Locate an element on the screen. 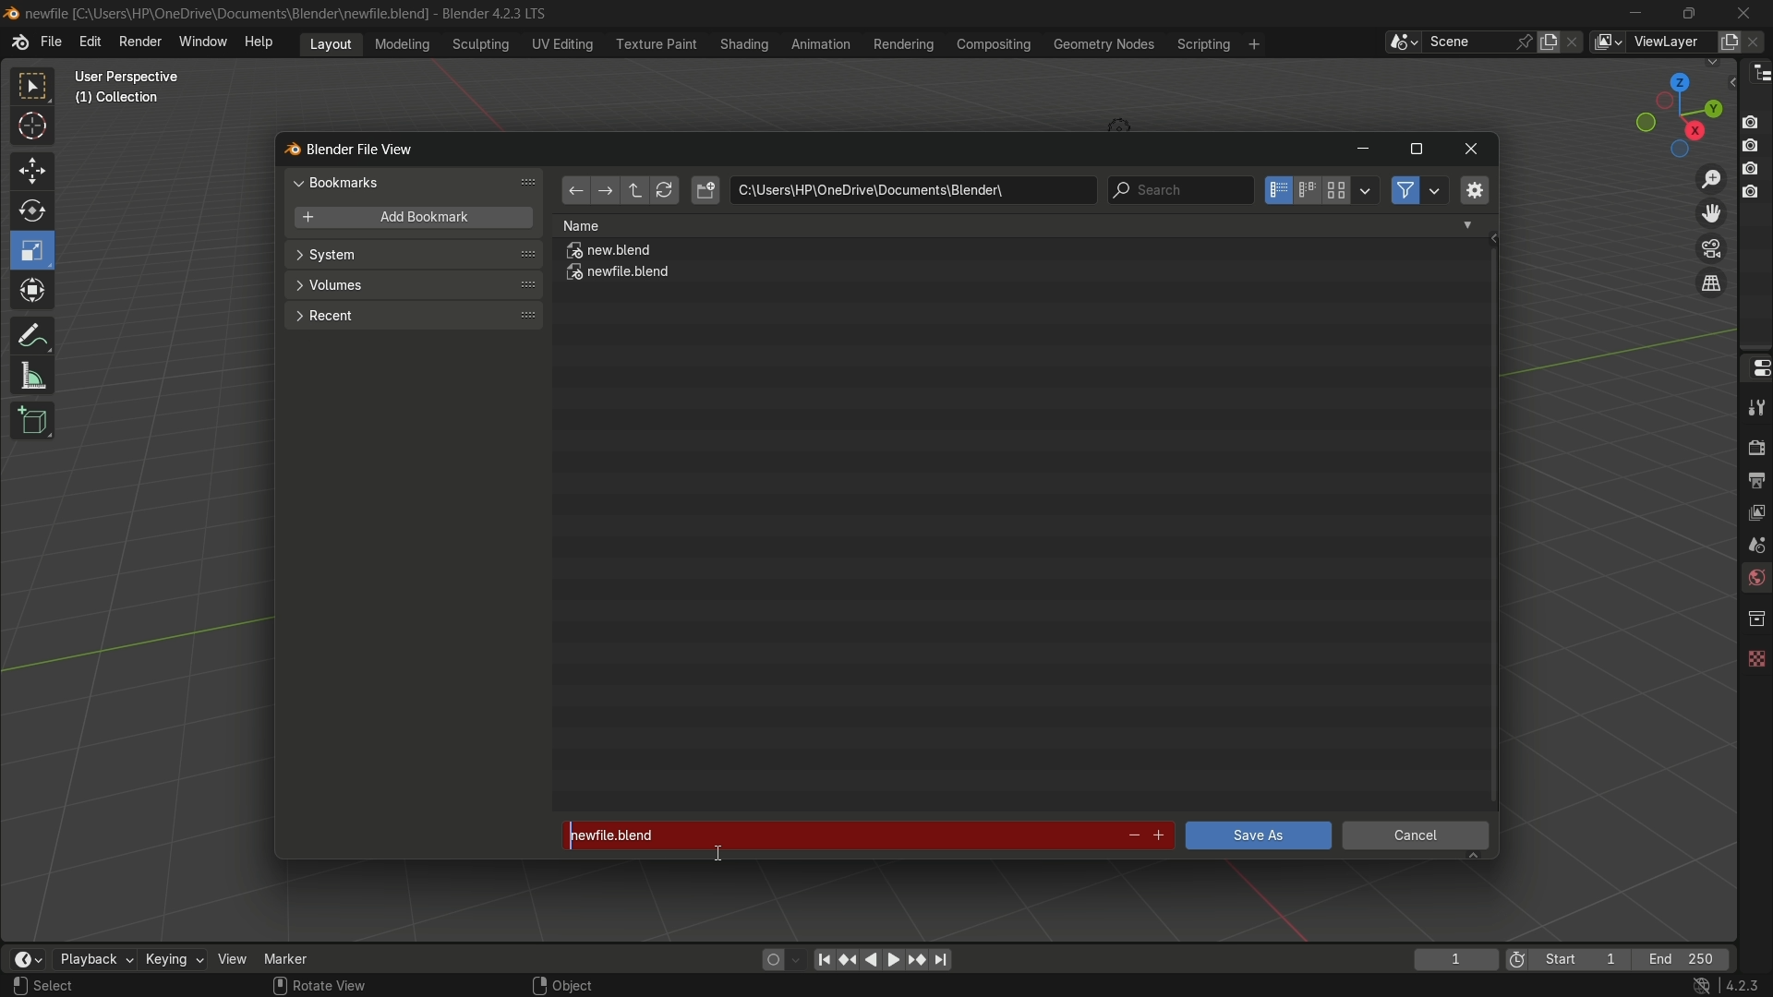  compositing menu is located at coordinates (995, 43).